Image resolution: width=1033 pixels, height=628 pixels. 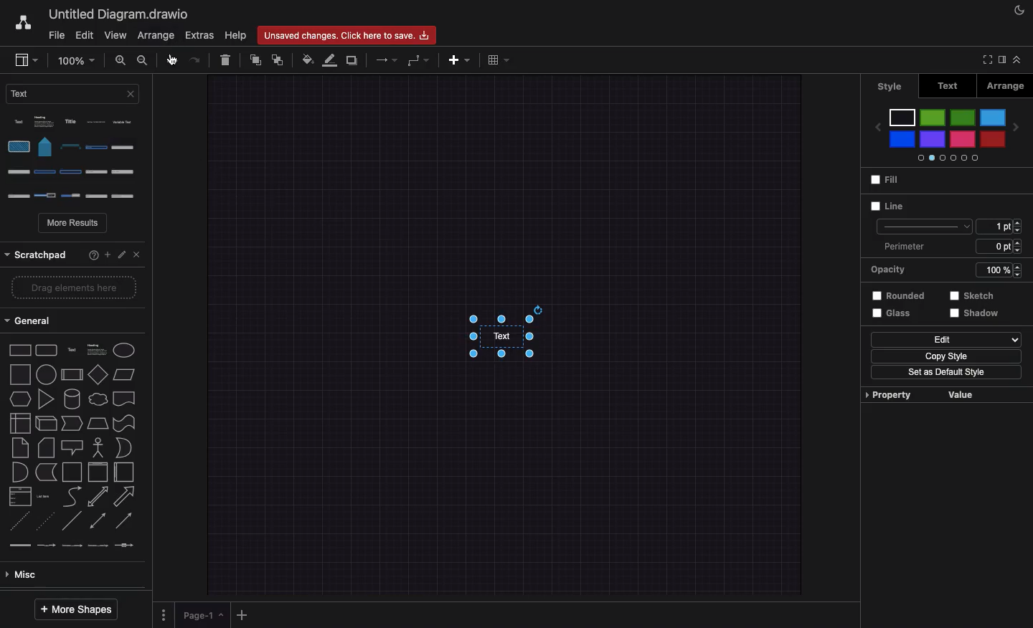 What do you see at coordinates (945, 372) in the screenshot?
I see `Set as default style` at bounding box center [945, 372].